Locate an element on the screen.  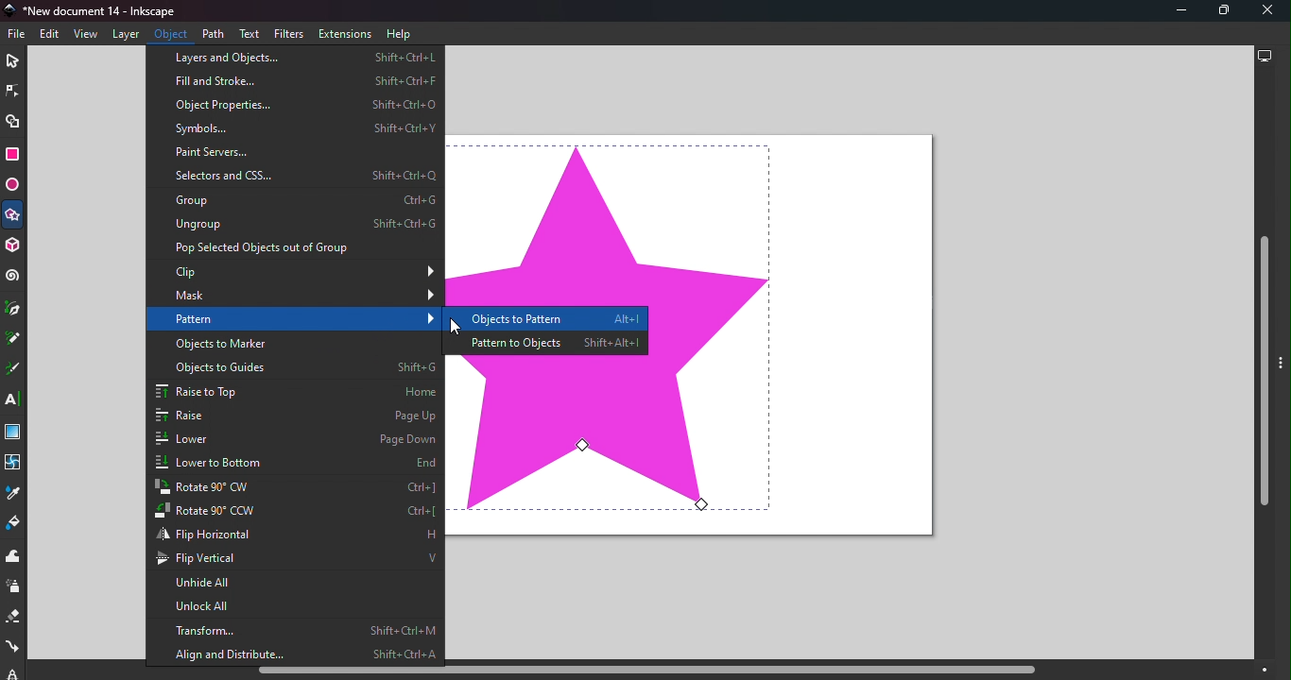
Filters is located at coordinates (289, 34).